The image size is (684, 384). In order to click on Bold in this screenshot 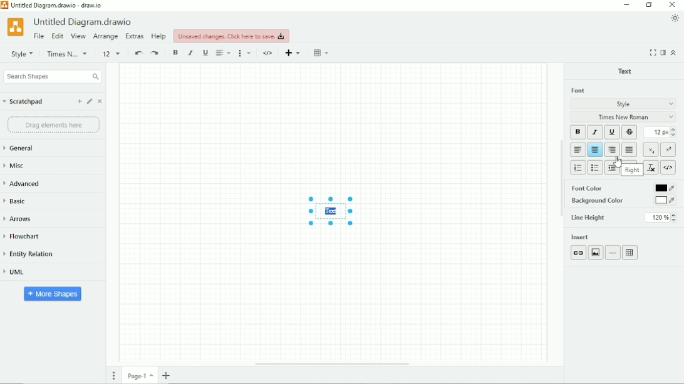, I will do `click(578, 133)`.